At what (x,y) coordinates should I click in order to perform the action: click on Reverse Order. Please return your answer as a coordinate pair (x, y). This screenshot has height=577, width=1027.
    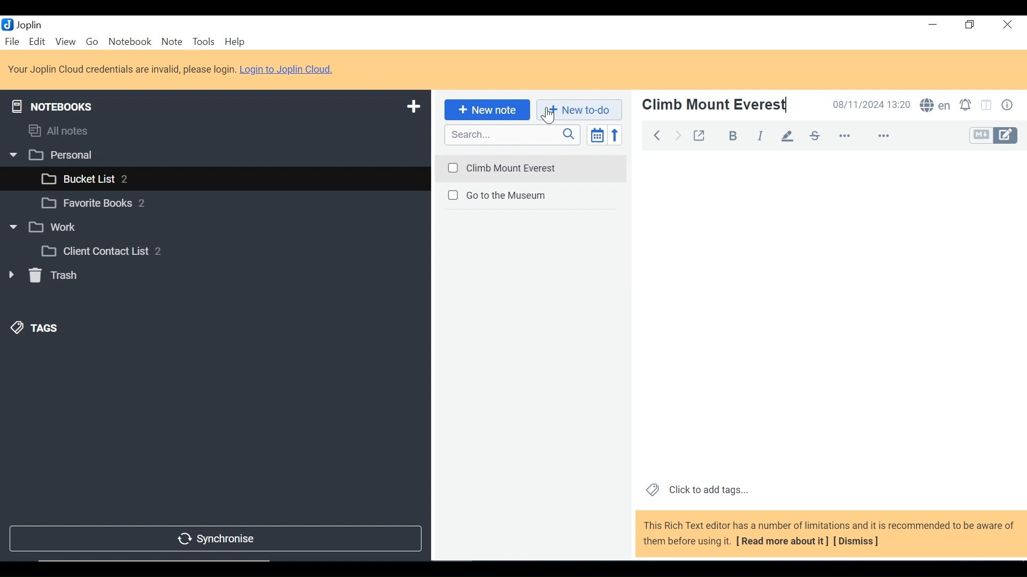
    Looking at the image, I should click on (615, 135).